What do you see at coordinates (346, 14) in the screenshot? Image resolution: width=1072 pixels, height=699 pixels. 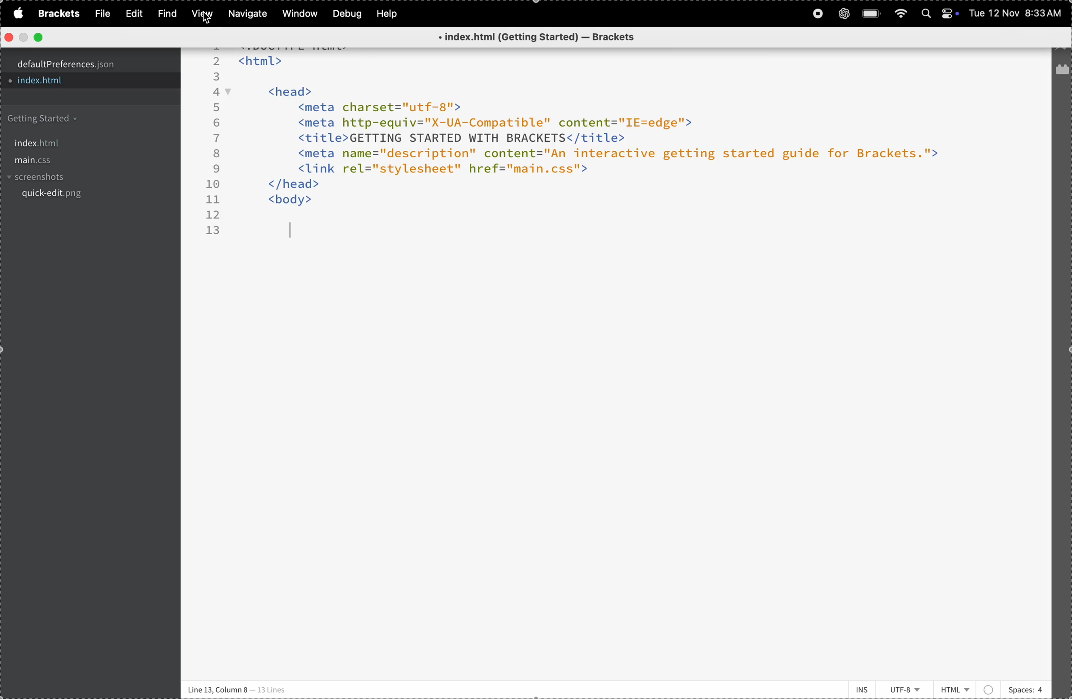 I see `debug` at bounding box center [346, 14].